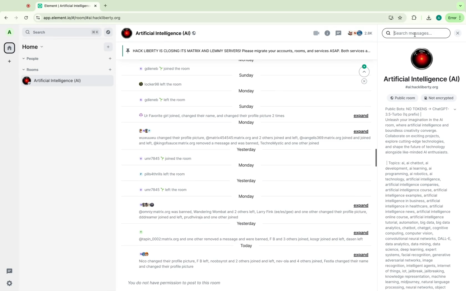  Describe the element at coordinates (110, 71) in the screenshot. I see `add room` at that location.